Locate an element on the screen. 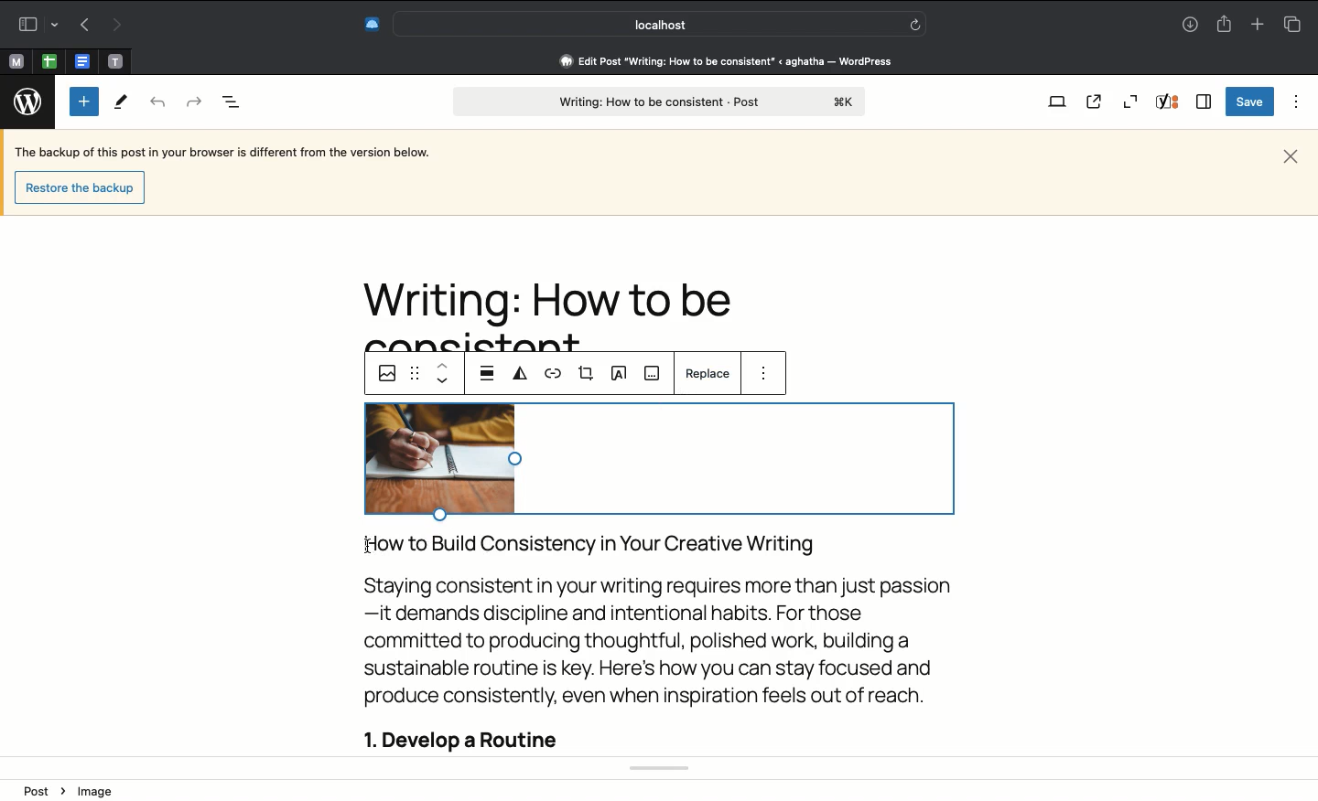 This screenshot has width=1318, height=801. Sidebar is located at coordinates (1205, 101).